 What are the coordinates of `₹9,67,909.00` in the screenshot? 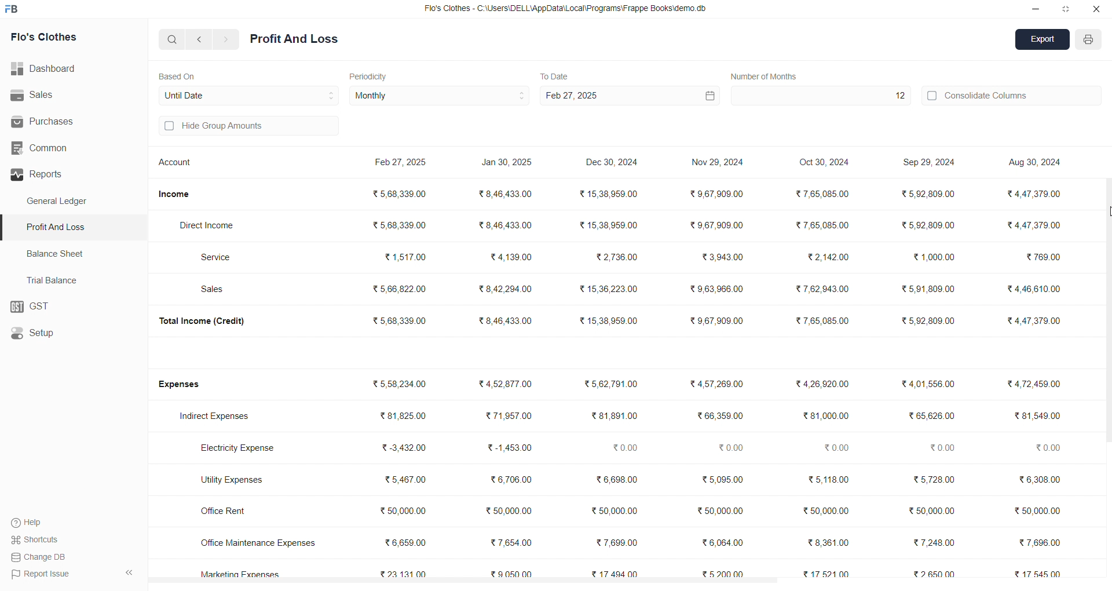 It's located at (718, 225).